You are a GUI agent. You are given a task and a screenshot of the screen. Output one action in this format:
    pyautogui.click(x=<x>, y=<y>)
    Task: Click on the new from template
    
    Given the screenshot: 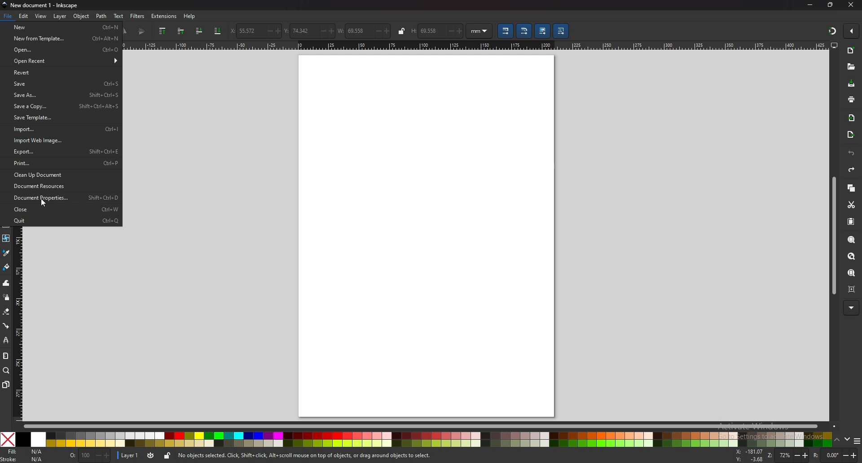 What is the action you would take?
    pyautogui.click(x=64, y=38)
    